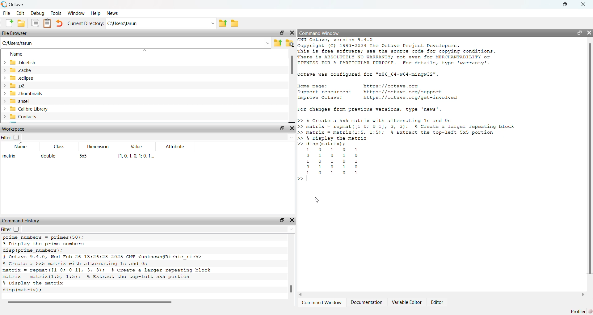 This screenshot has width=593, height=315. What do you see at coordinates (278, 43) in the screenshot?
I see `share folder` at bounding box center [278, 43].